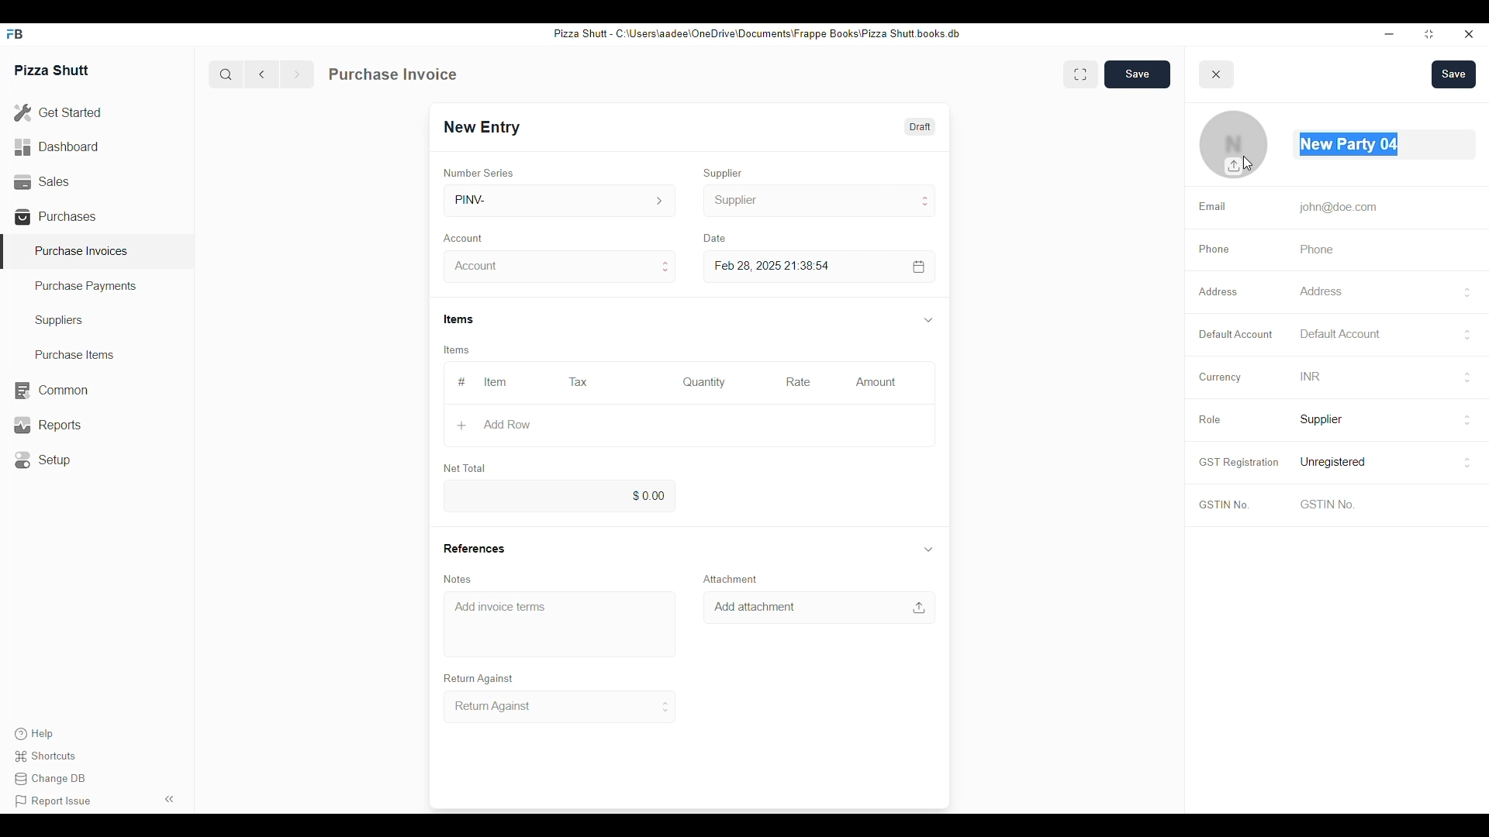 This screenshot has width=1489, height=837. What do you see at coordinates (466, 236) in the screenshot?
I see `Account` at bounding box center [466, 236].